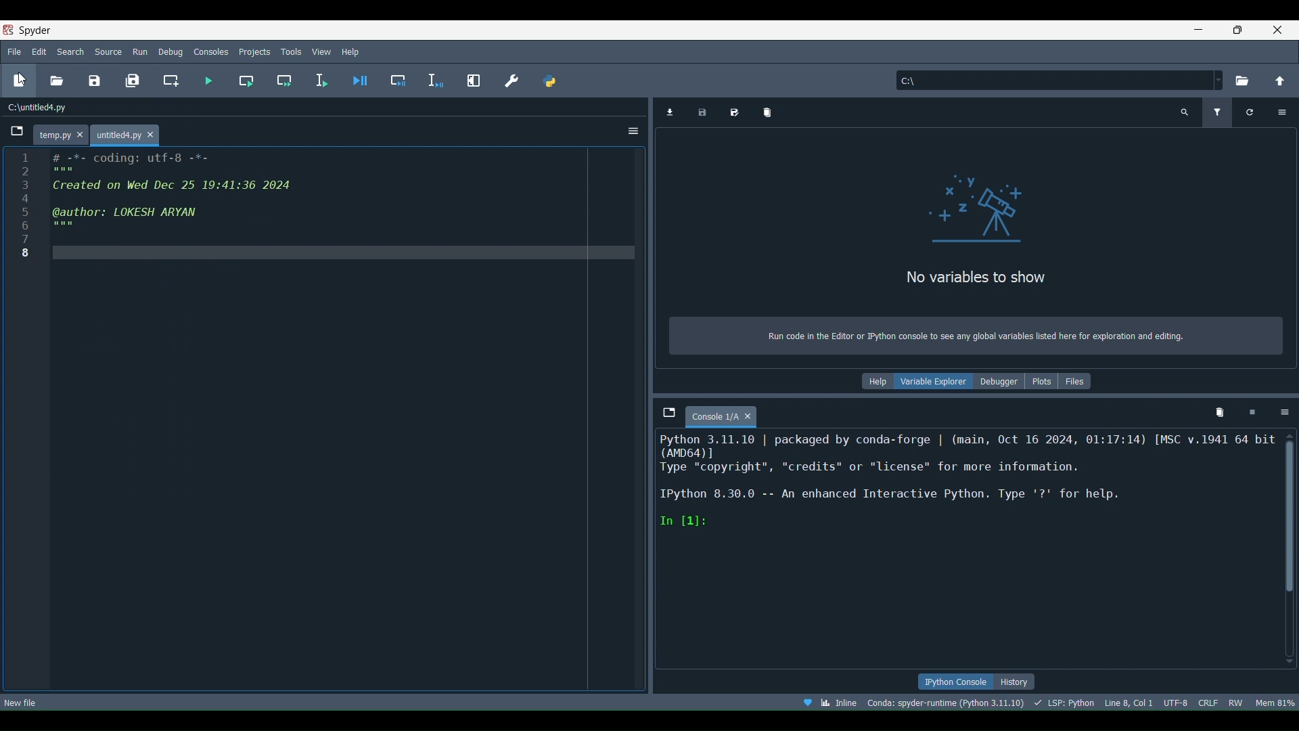 Image resolution: width=1299 pixels, height=731 pixels. What do you see at coordinates (434, 78) in the screenshot?
I see `Debug selection or current line` at bounding box center [434, 78].